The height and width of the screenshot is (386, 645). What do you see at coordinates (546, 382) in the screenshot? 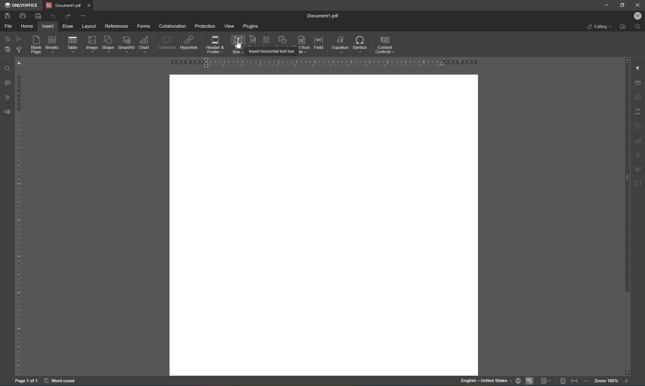
I see `track changes` at bounding box center [546, 382].